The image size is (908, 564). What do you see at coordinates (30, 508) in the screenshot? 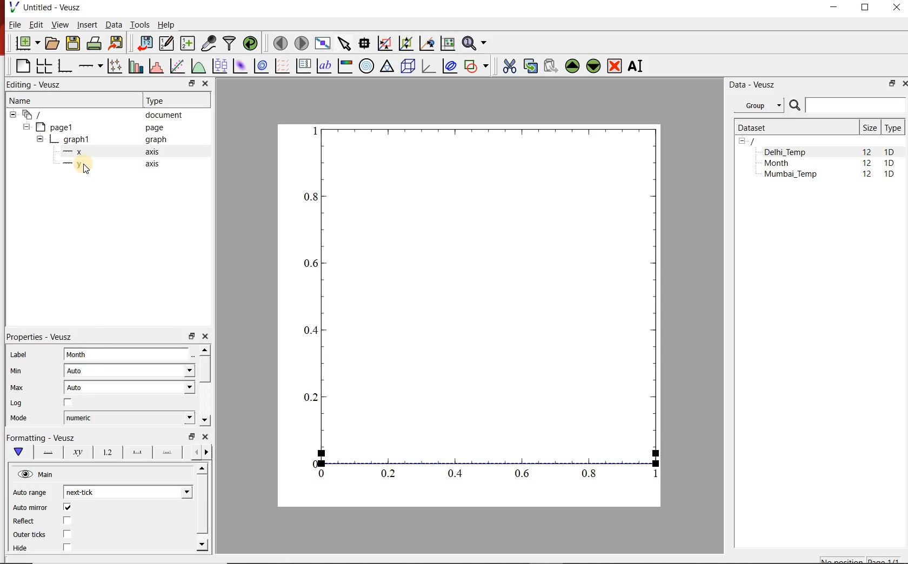
I see `Auto mirror` at bounding box center [30, 508].